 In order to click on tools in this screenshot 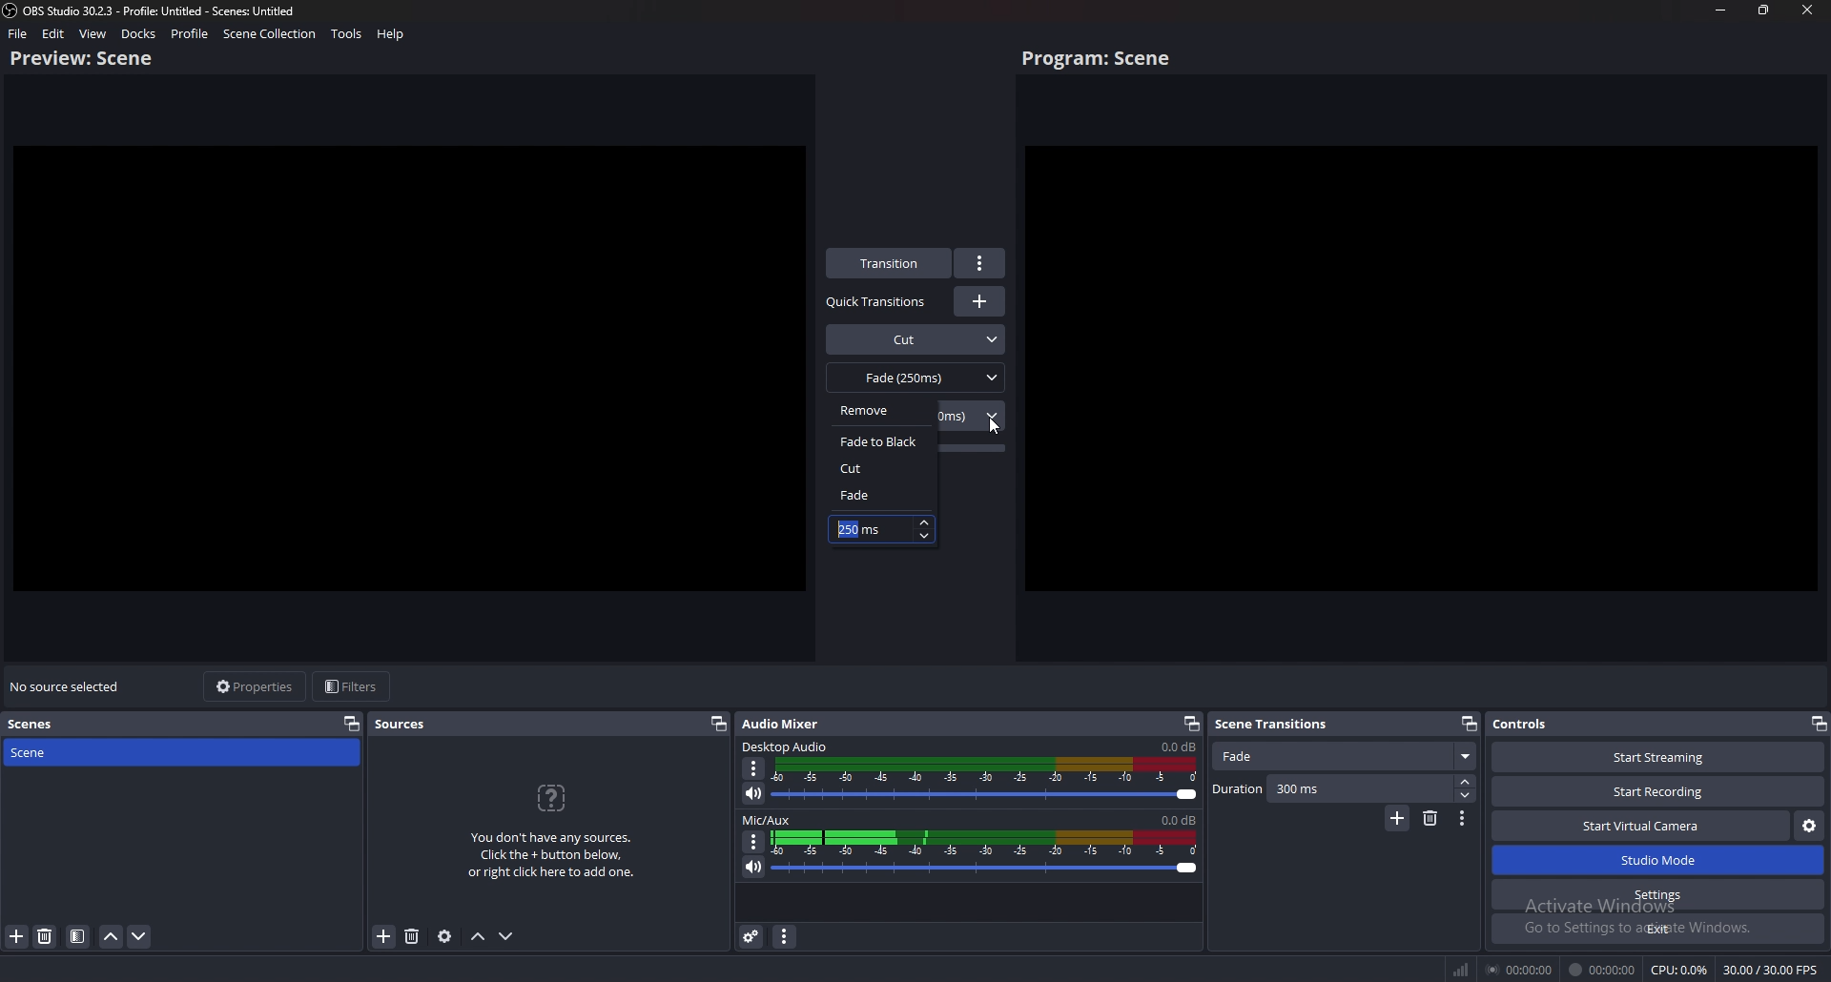, I will do `click(346, 34)`.